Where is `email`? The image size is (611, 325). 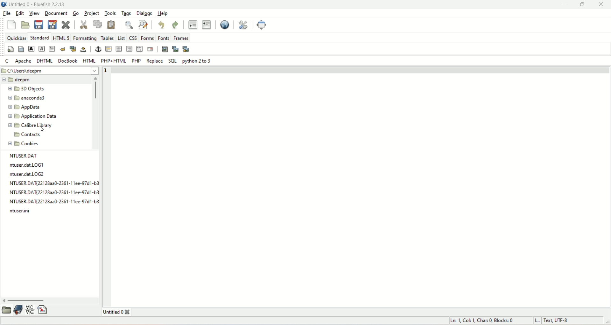 email is located at coordinates (150, 49).